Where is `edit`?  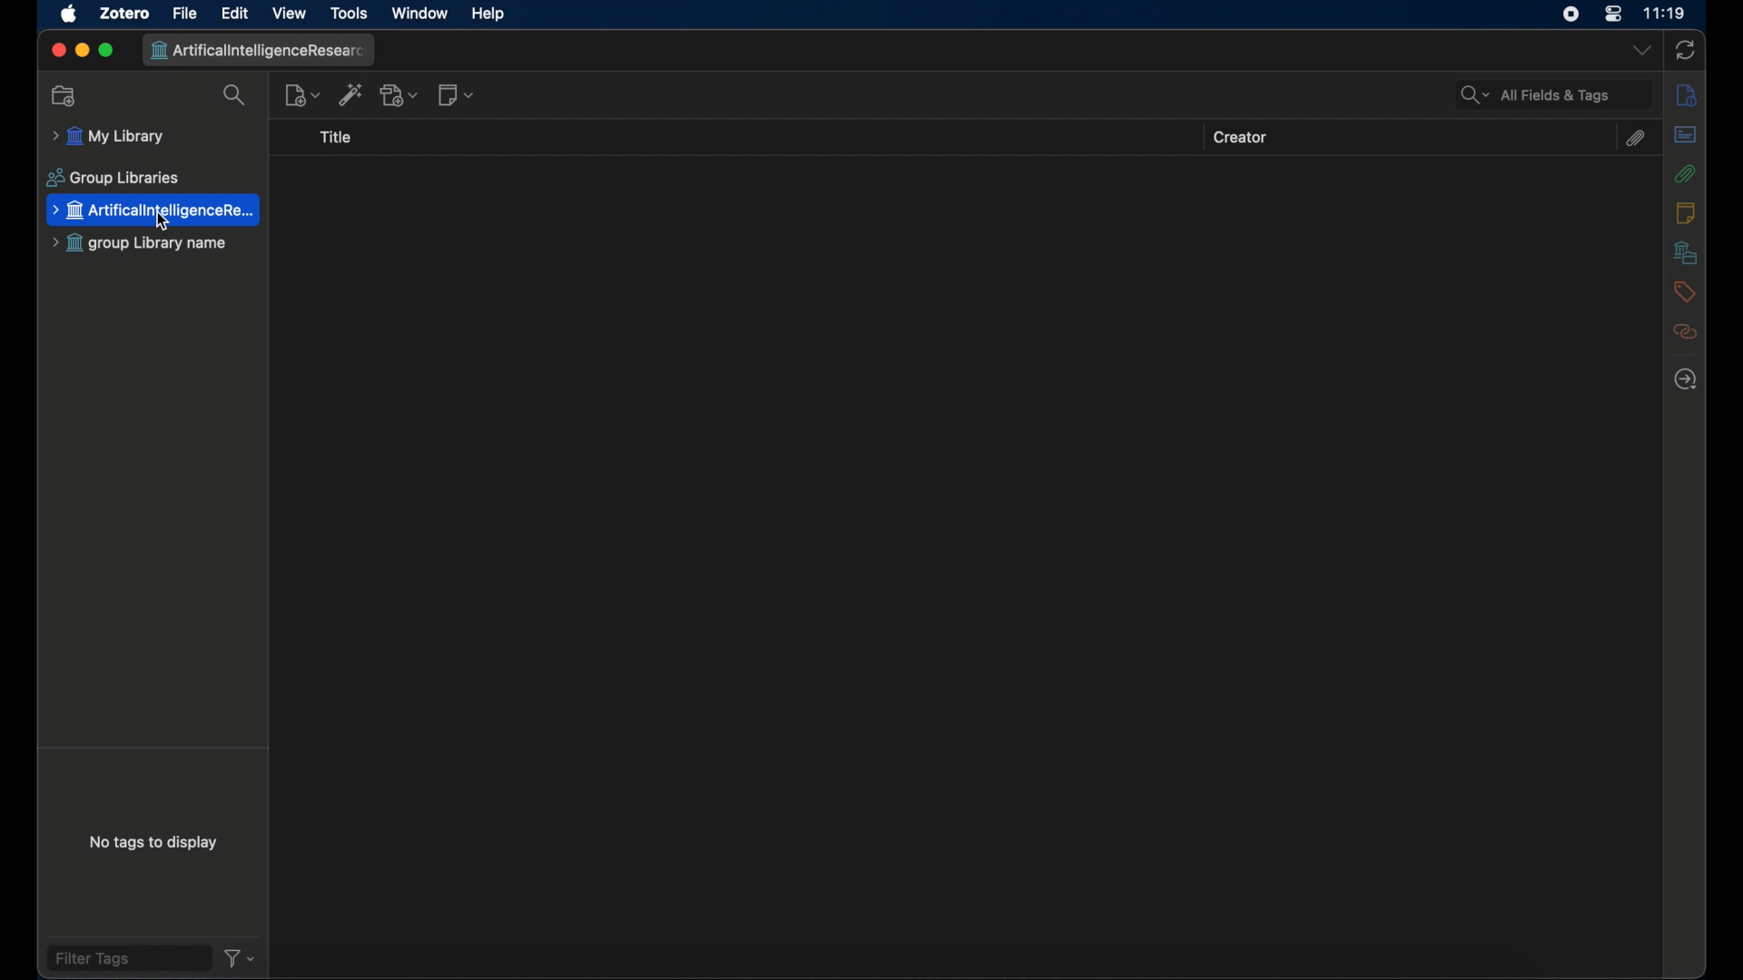
edit is located at coordinates (236, 13).